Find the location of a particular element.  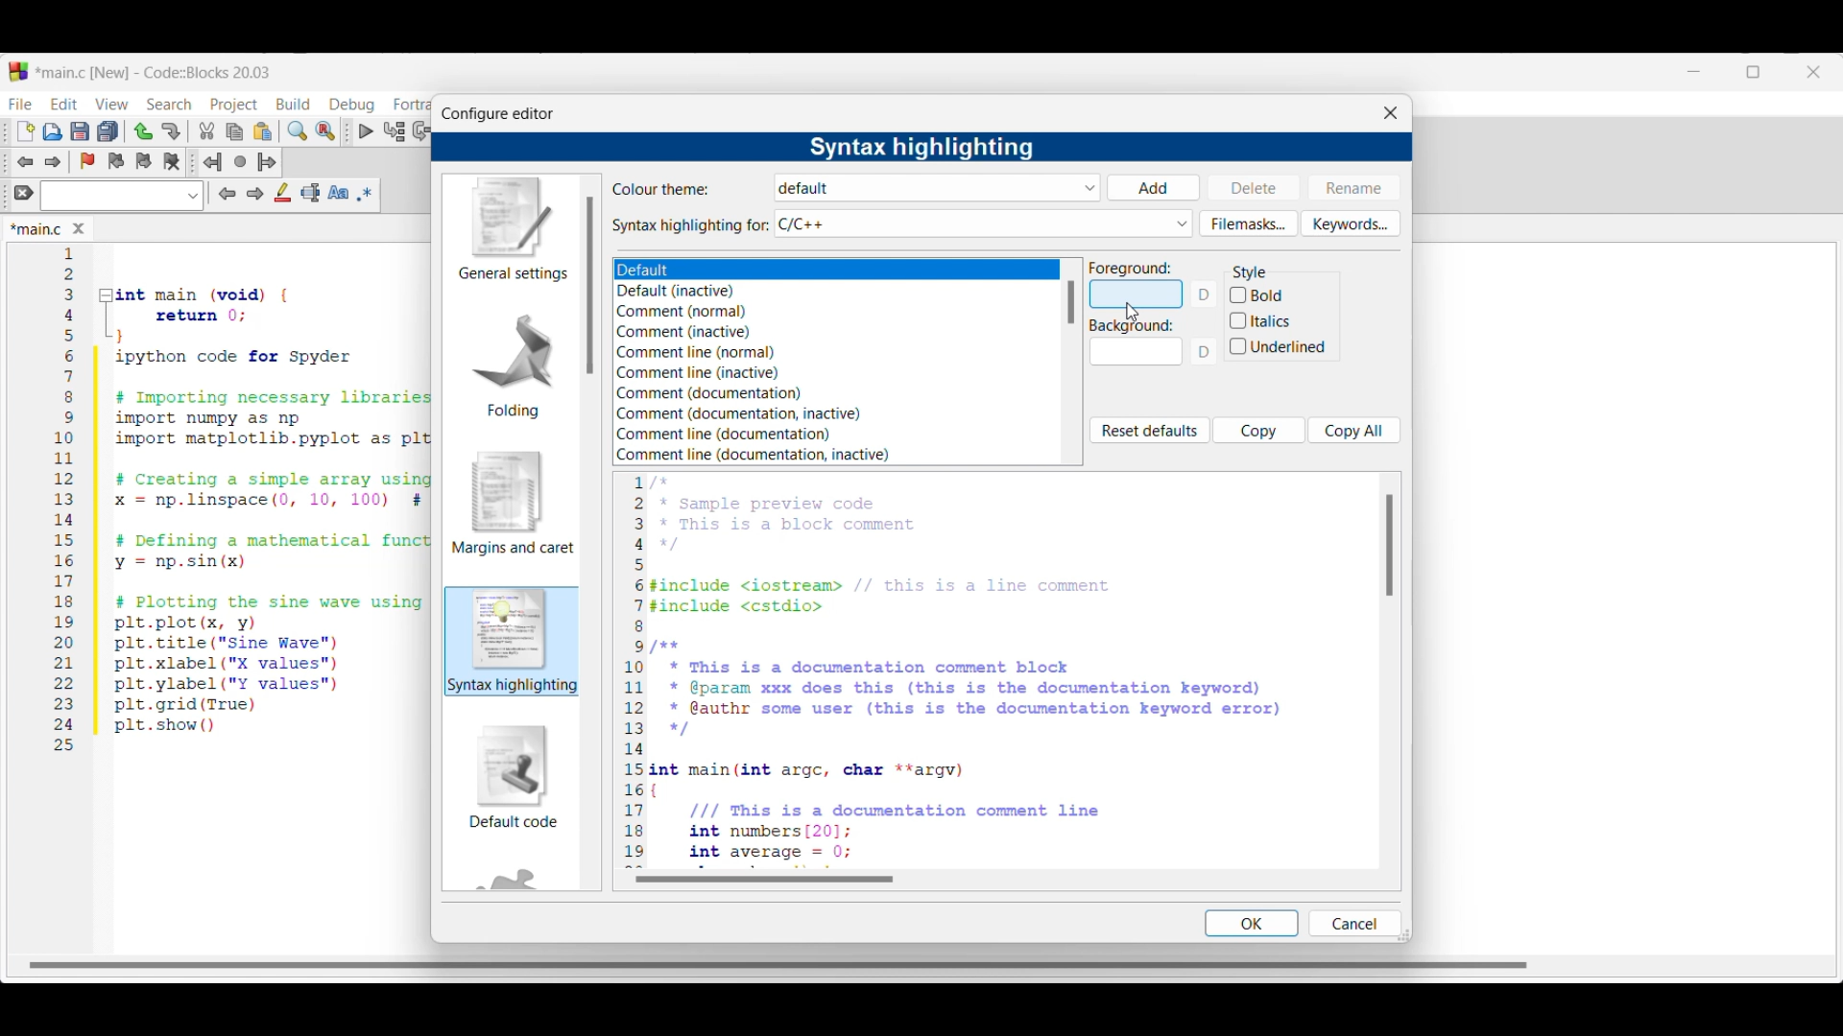

Change dimension is located at coordinates (1404, 934).